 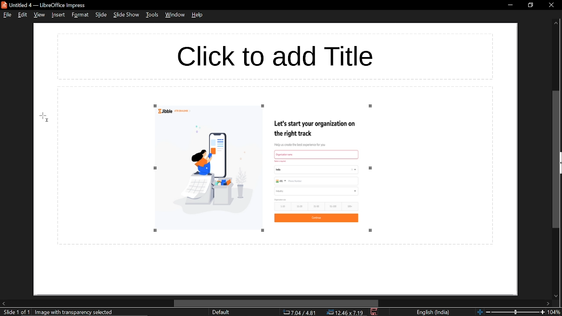 What do you see at coordinates (76, 312) in the screenshot?
I see `selected image` at bounding box center [76, 312].